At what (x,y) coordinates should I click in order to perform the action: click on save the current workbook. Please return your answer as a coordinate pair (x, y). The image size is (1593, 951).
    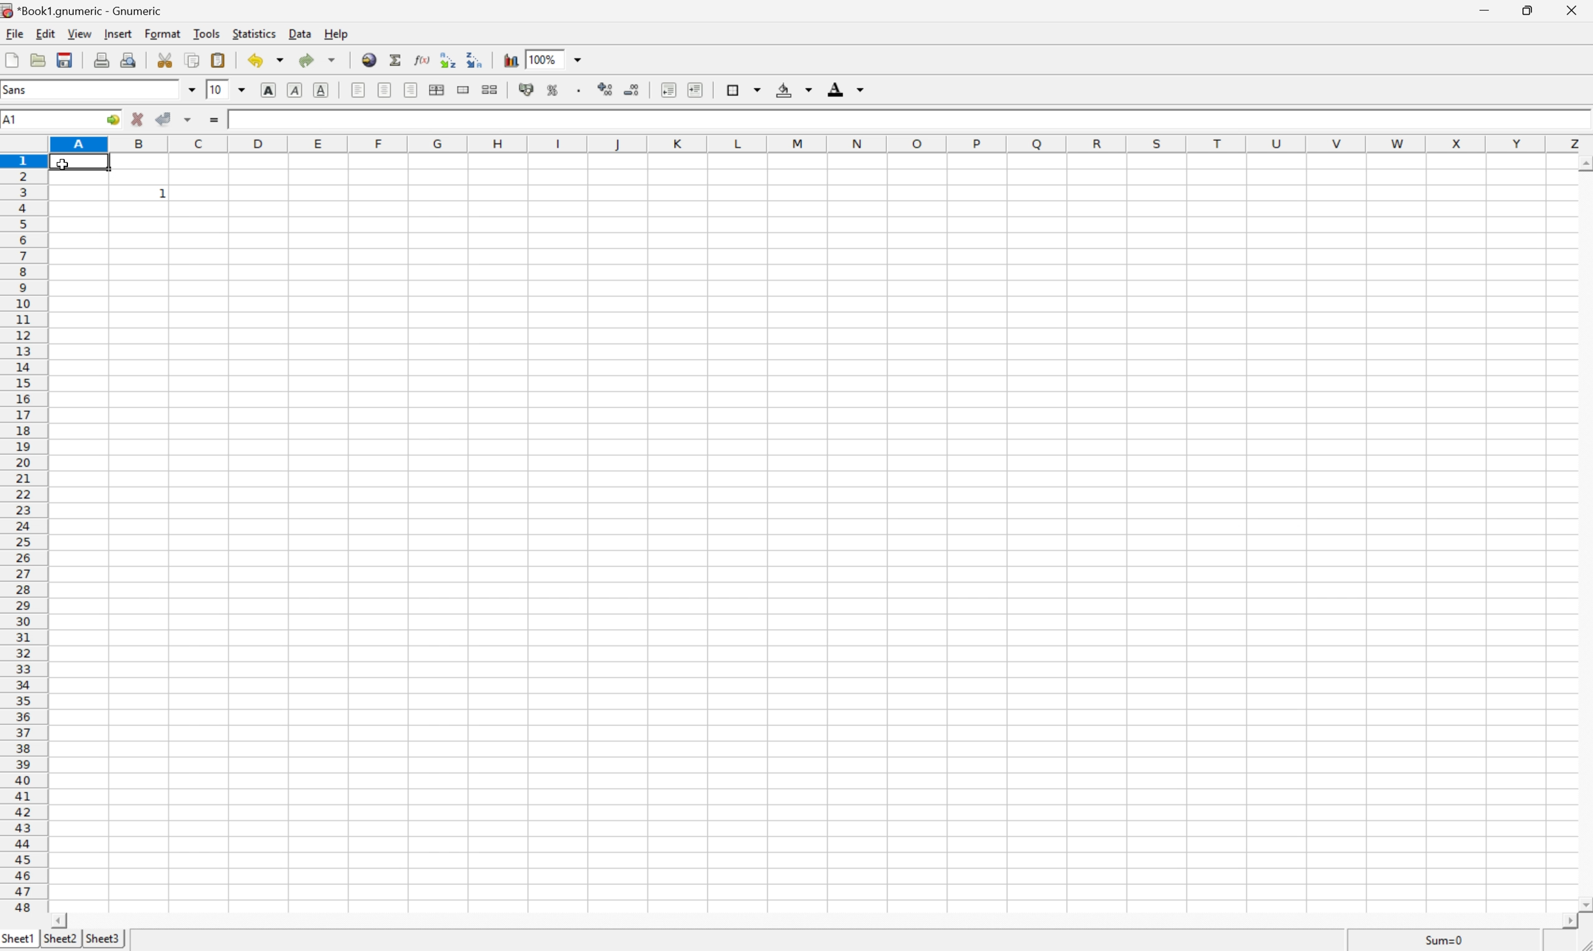
    Looking at the image, I should click on (67, 63).